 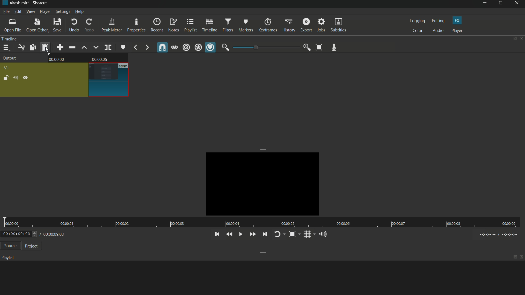 I want to click on previous marker, so click(x=136, y=48).